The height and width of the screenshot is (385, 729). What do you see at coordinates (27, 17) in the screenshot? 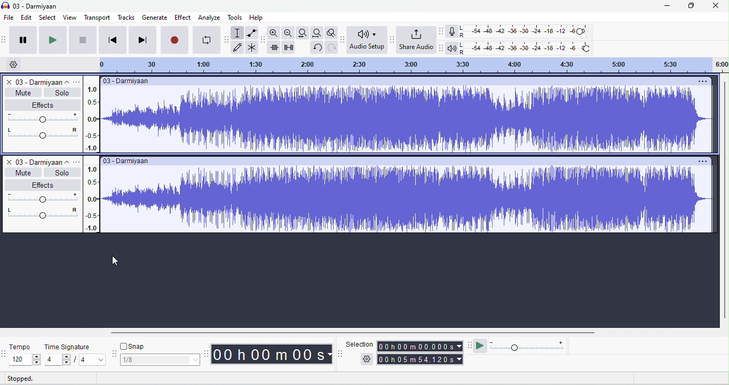
I see `edit` at bounding box center [27, 17].